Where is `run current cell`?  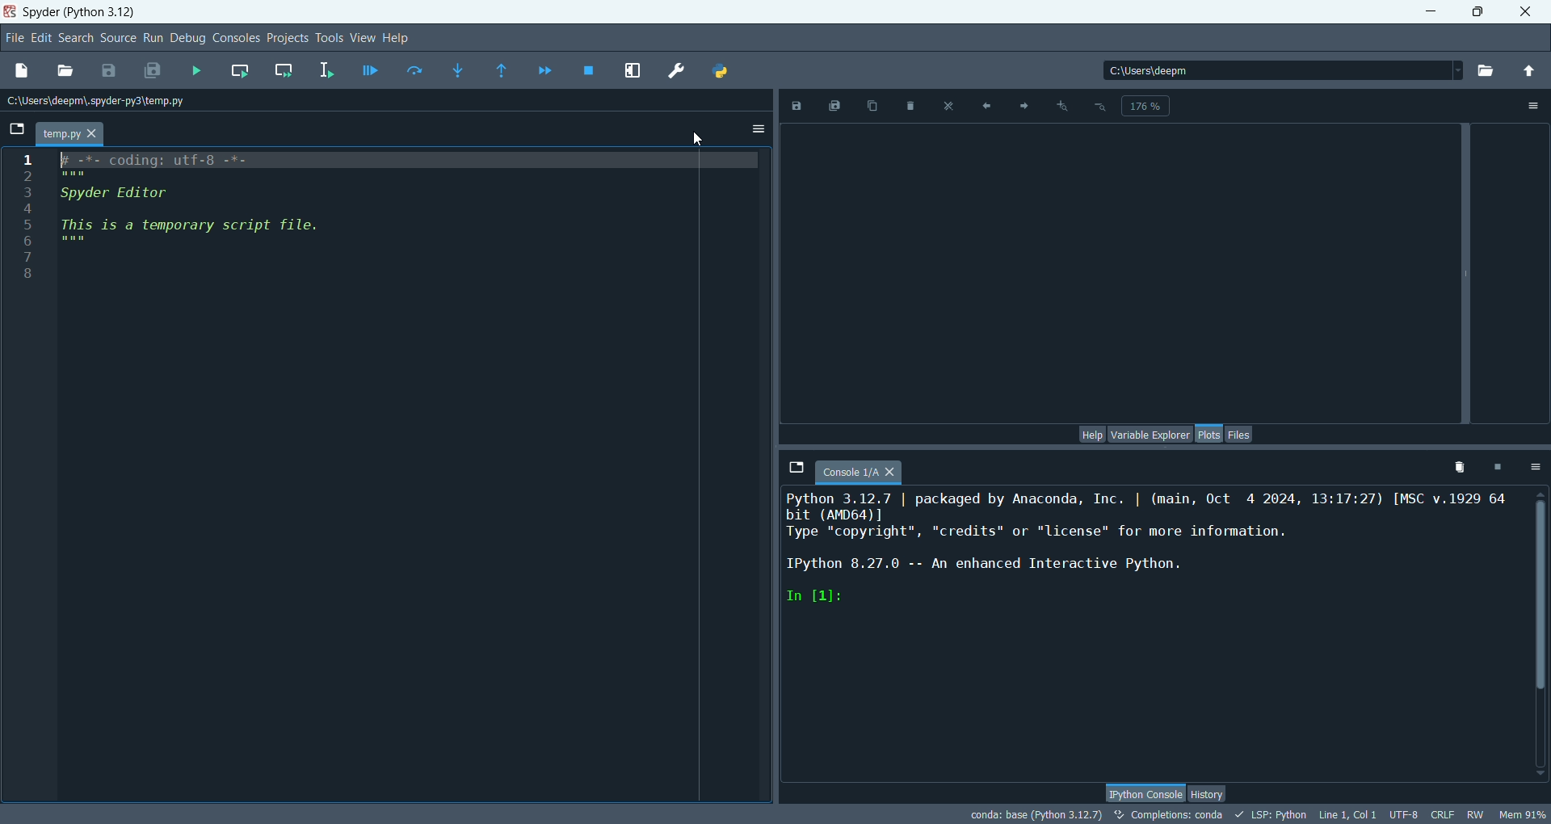
run current cell is located at coordinates (241, 70).